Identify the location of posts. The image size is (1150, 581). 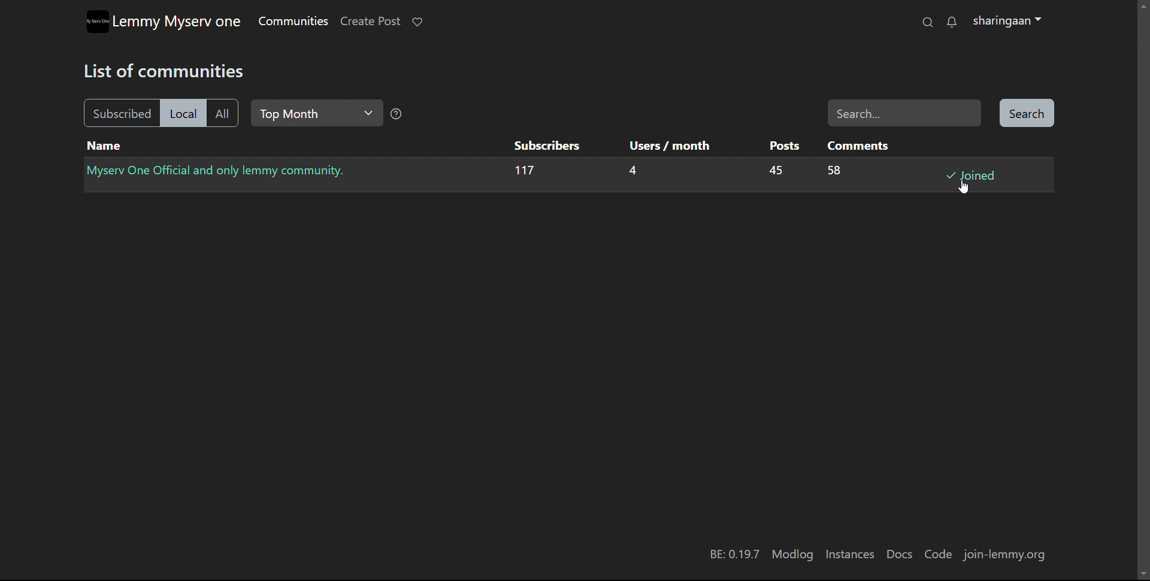
(782, 146).